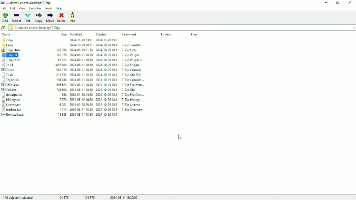  Describe the element at coordinates (100, 40) in the screenshot. I see `` at that location.